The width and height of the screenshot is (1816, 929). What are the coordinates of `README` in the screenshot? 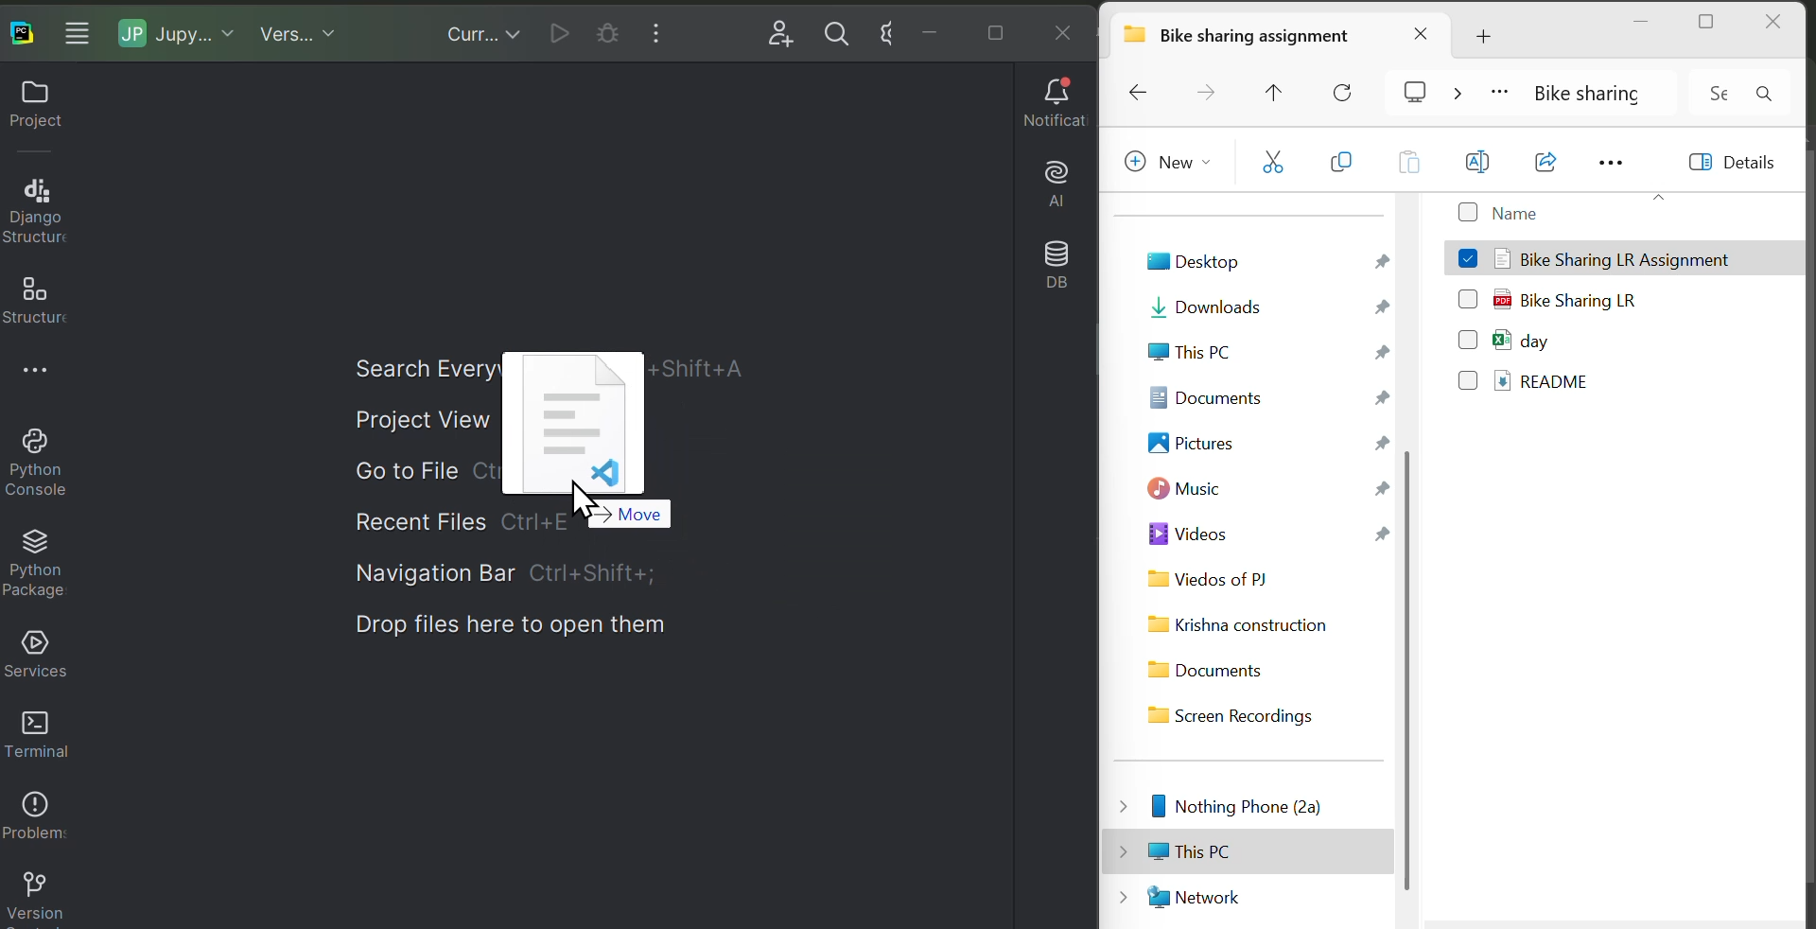 It's located at (1549, 388).